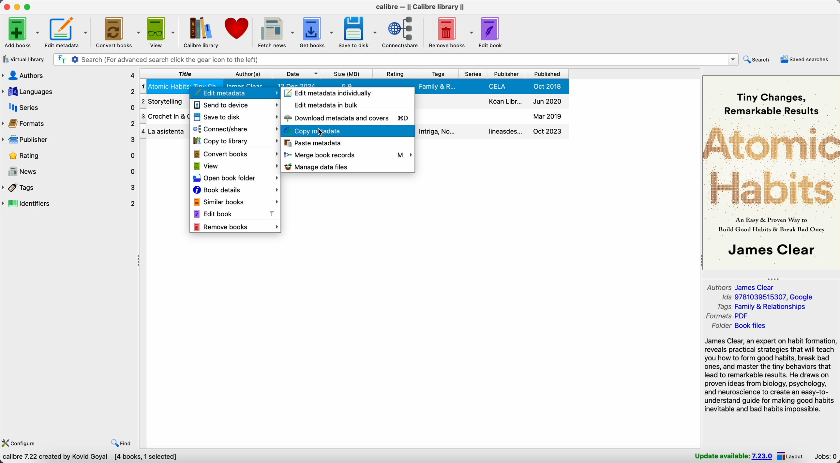 The image size is (840, 463). What do you see at coordinates (202, 32) in the screenshot?
I see `Calibre library` at bounding box center [202, 32].